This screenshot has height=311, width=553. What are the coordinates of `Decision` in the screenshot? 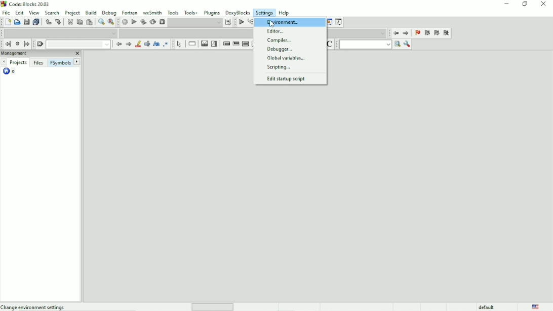 It's located at (205, 44).